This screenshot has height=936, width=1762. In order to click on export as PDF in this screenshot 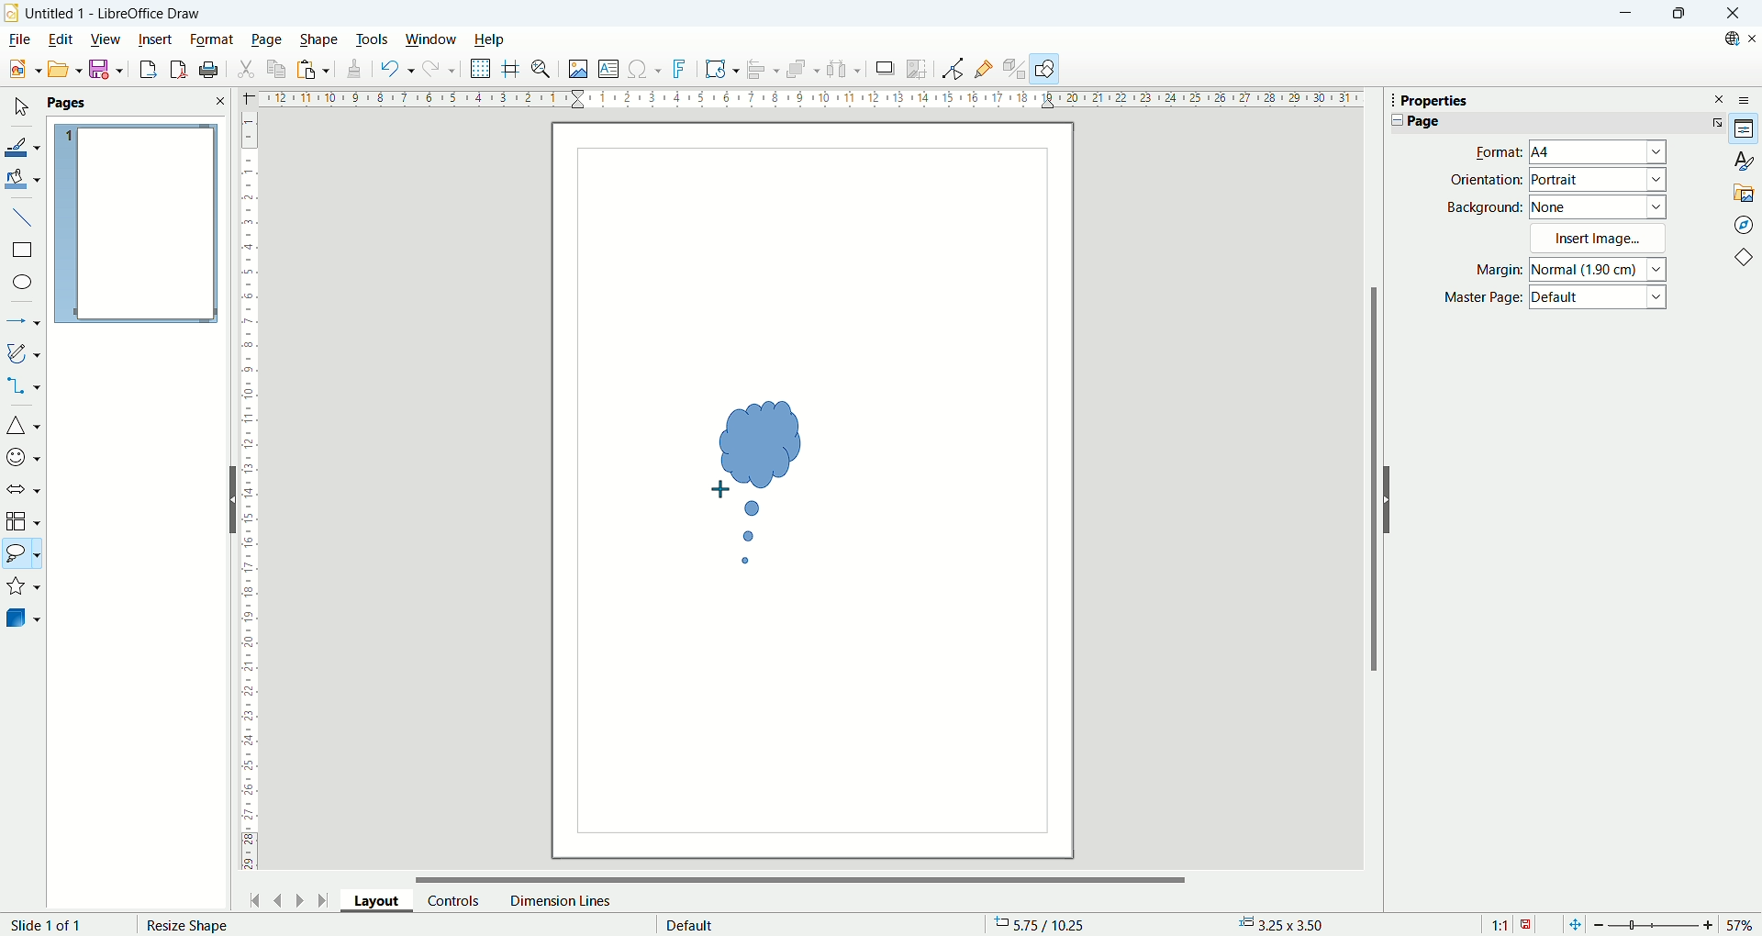, I will do `click(176, 70)`.